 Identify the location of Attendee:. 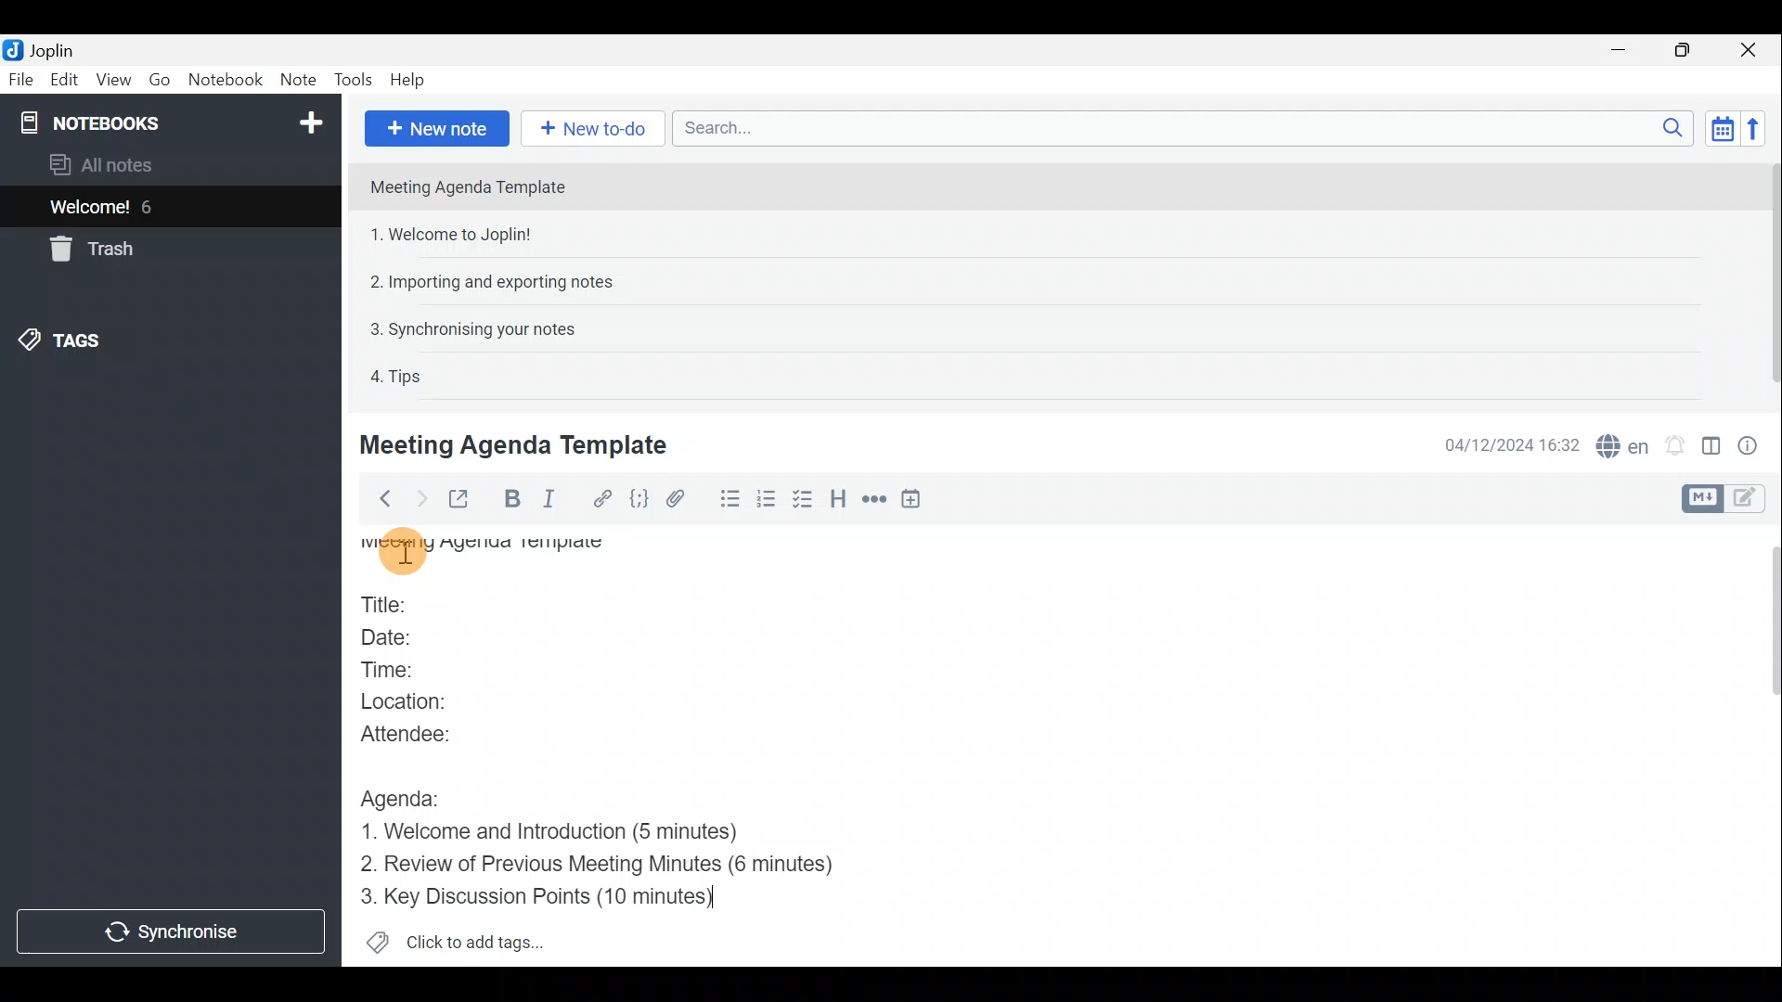
(424, 734).